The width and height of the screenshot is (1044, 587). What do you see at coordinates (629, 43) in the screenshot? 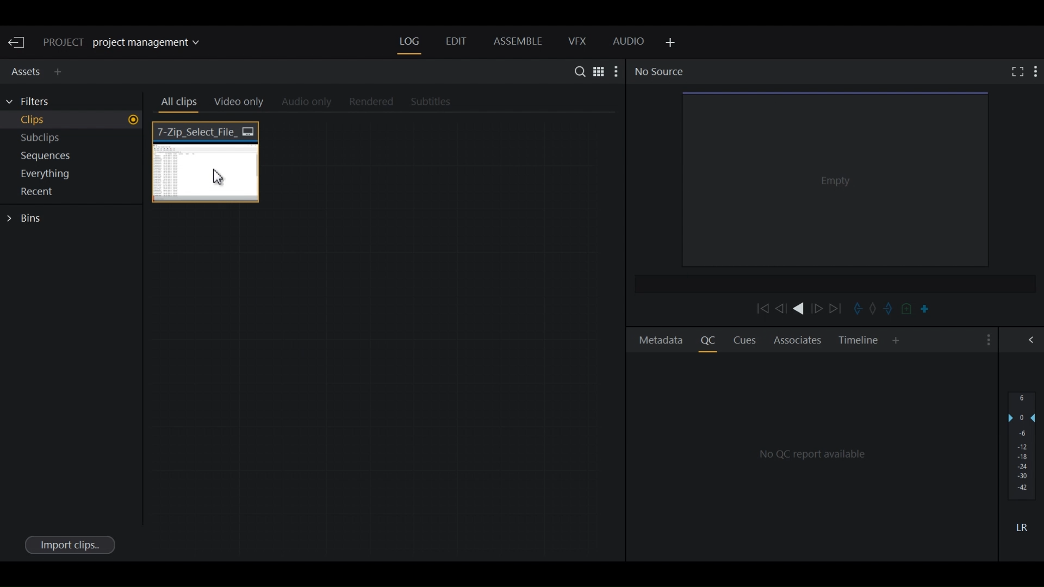
I see `Audio` at bounding box center [629, 43].